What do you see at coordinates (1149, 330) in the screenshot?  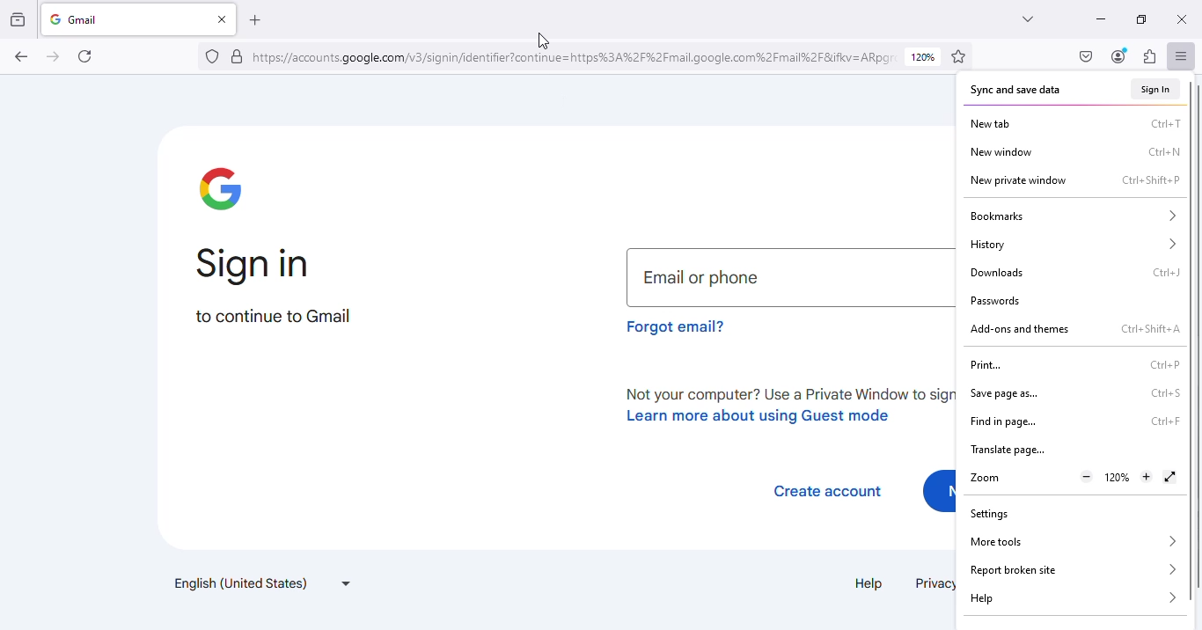 I see `shortcut for add-ons and themes` at bounding box center [1149, 330].